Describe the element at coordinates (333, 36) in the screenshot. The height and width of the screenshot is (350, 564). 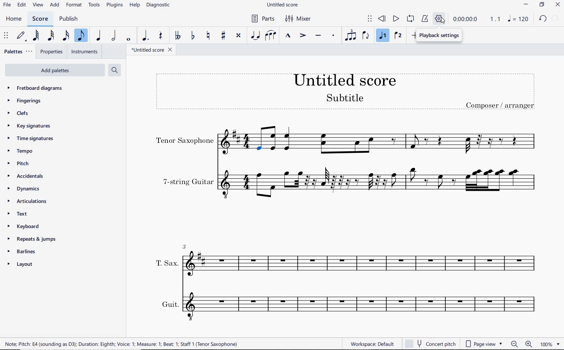
I see `STACCATO` at that location.